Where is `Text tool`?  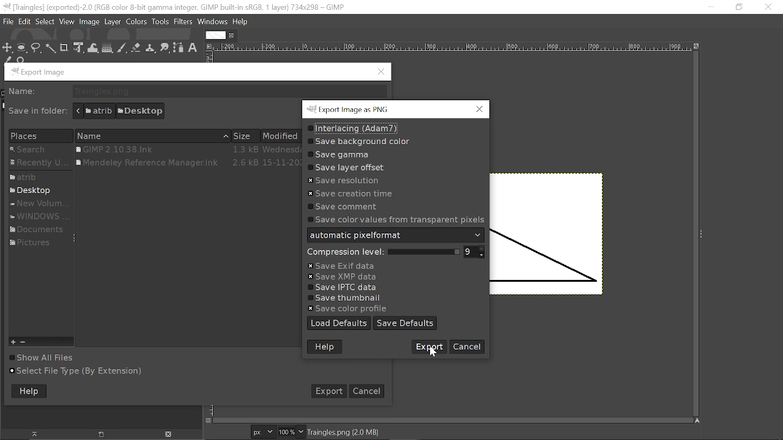
Text tool is located at coordinates (193, 48).